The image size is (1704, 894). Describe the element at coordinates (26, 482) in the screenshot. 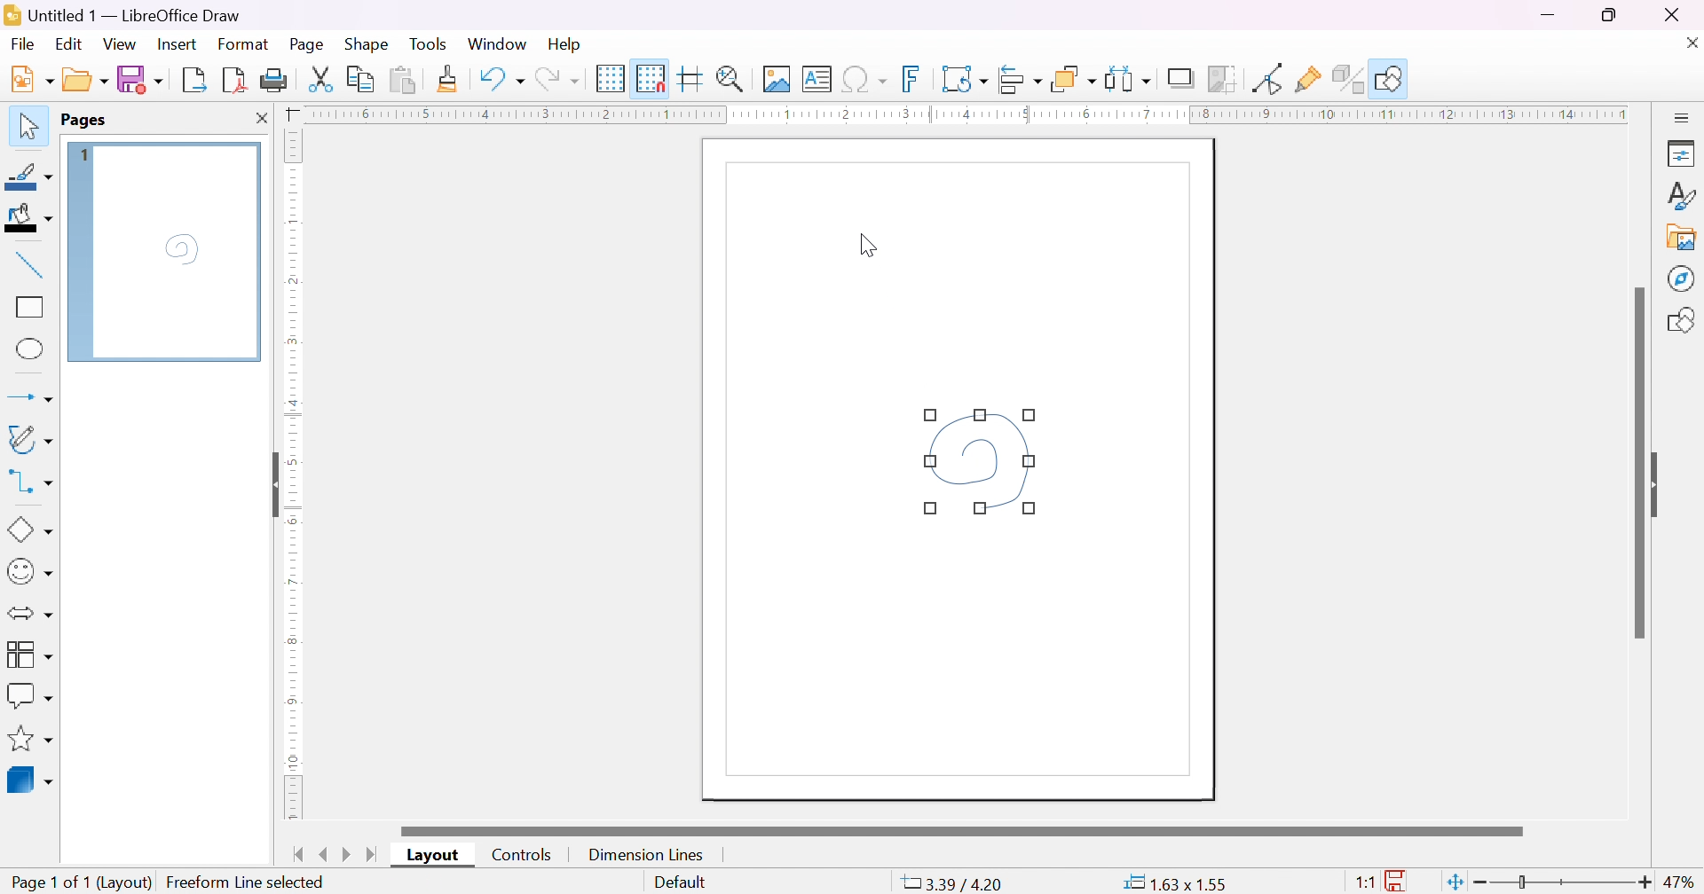

I see `connectors` at that location.